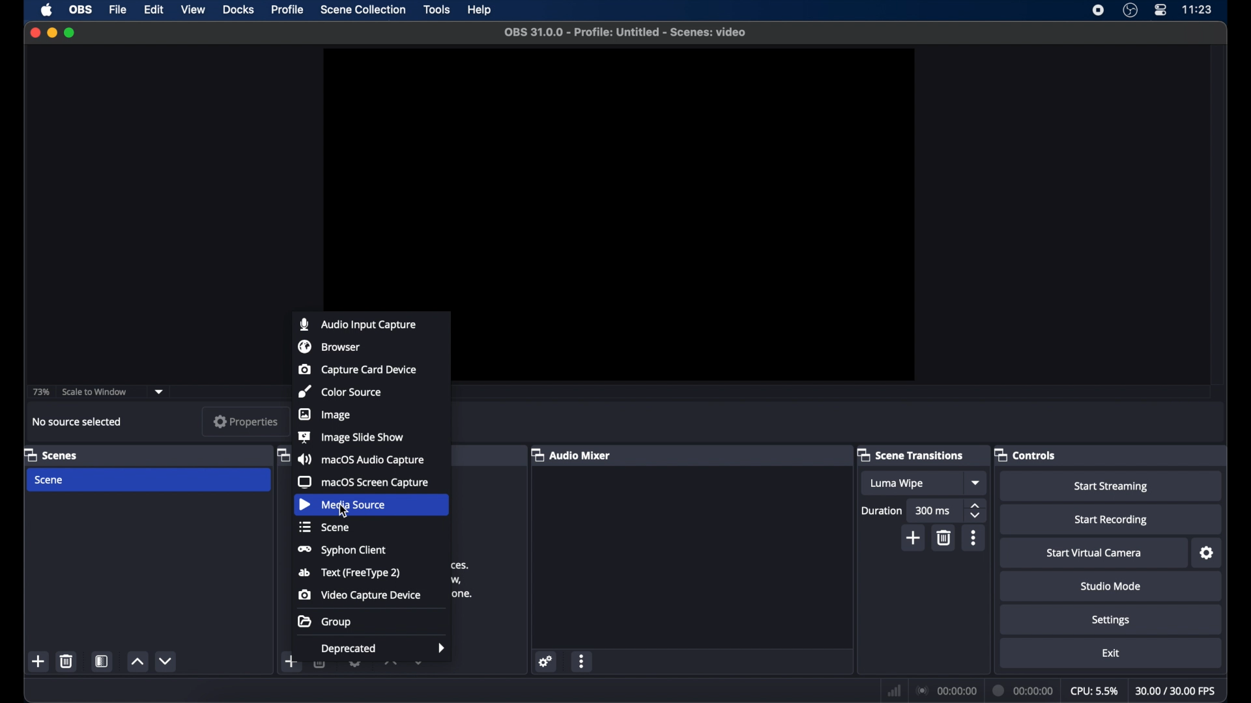 Image resolution: width=1251 pixels, height=703 pixels. Describe the element at coordinates (193, 9) in the screenshot. I see `view` at that location.